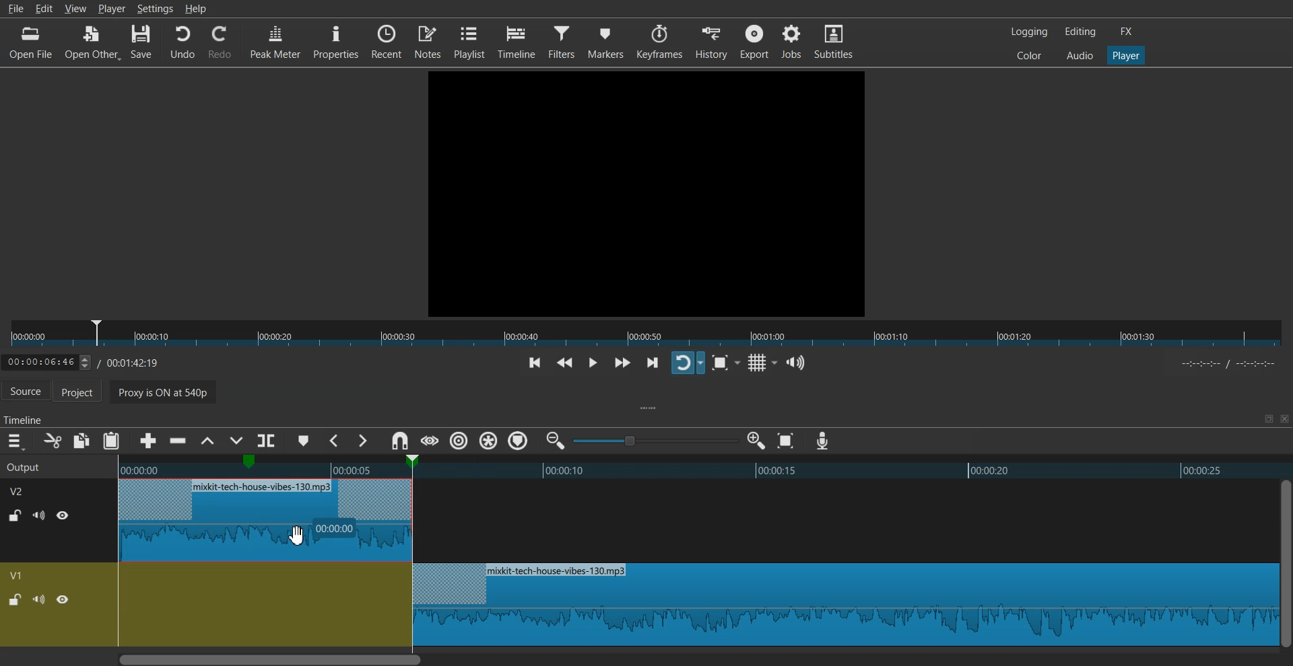 The height and width of the screenshot is (666, 1293). I want to click on Hide, so click(63, 515).